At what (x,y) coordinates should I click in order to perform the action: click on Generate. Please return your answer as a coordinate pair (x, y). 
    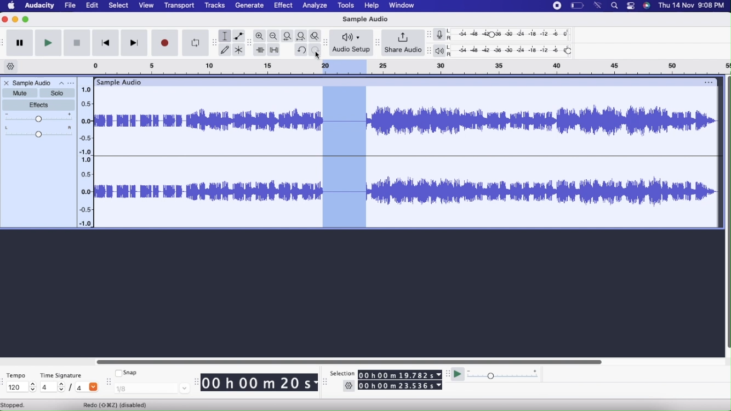
    Looking at the image, I should click on (249, 5).